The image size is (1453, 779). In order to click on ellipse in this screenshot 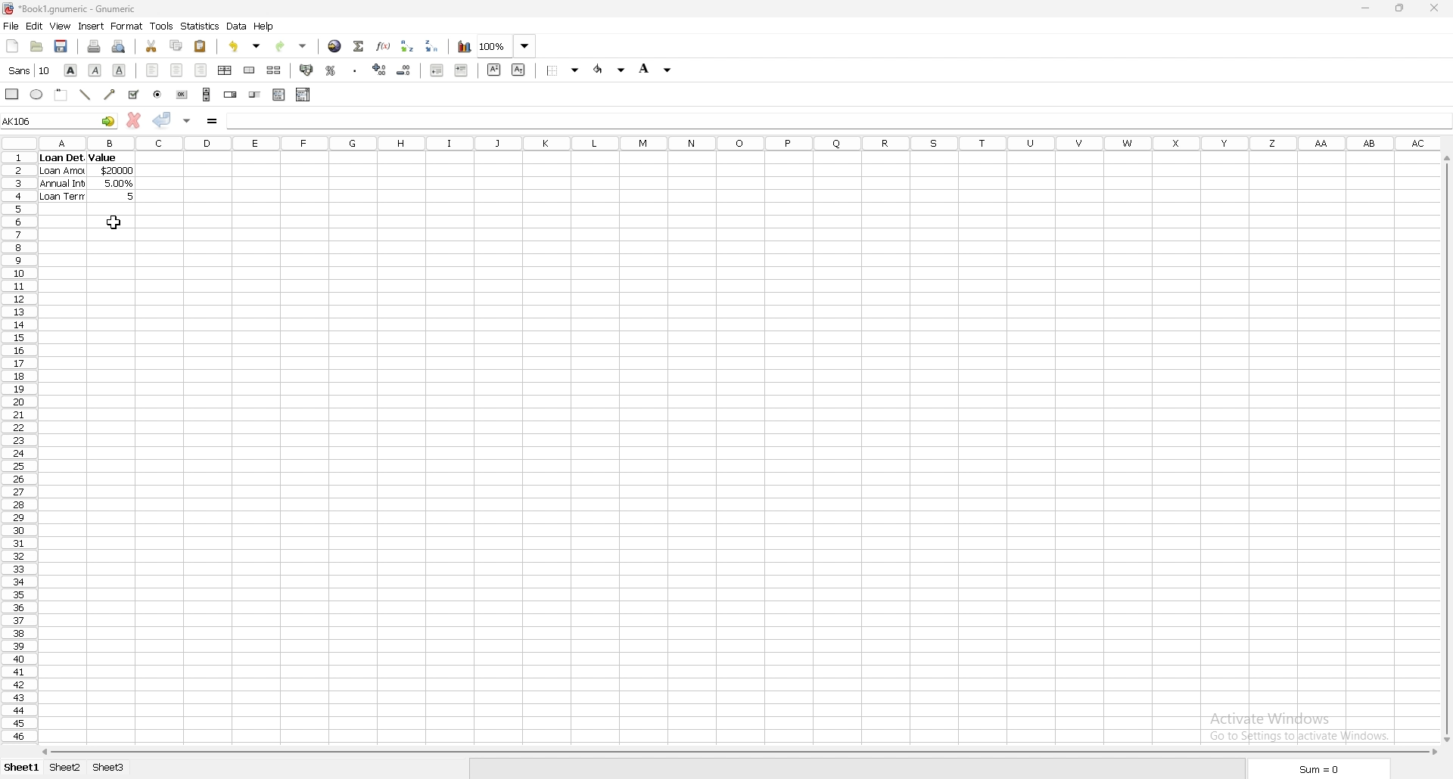, I will do `click(37, 95)`.